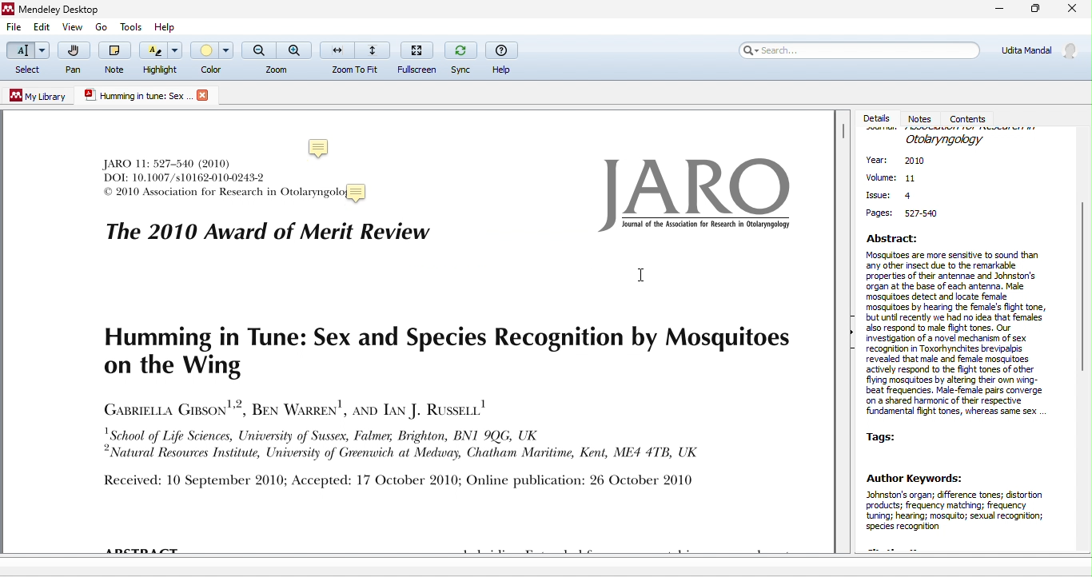  Describe the element at coordinates (971, 117) in the screenshot. I see `contents` at that location.